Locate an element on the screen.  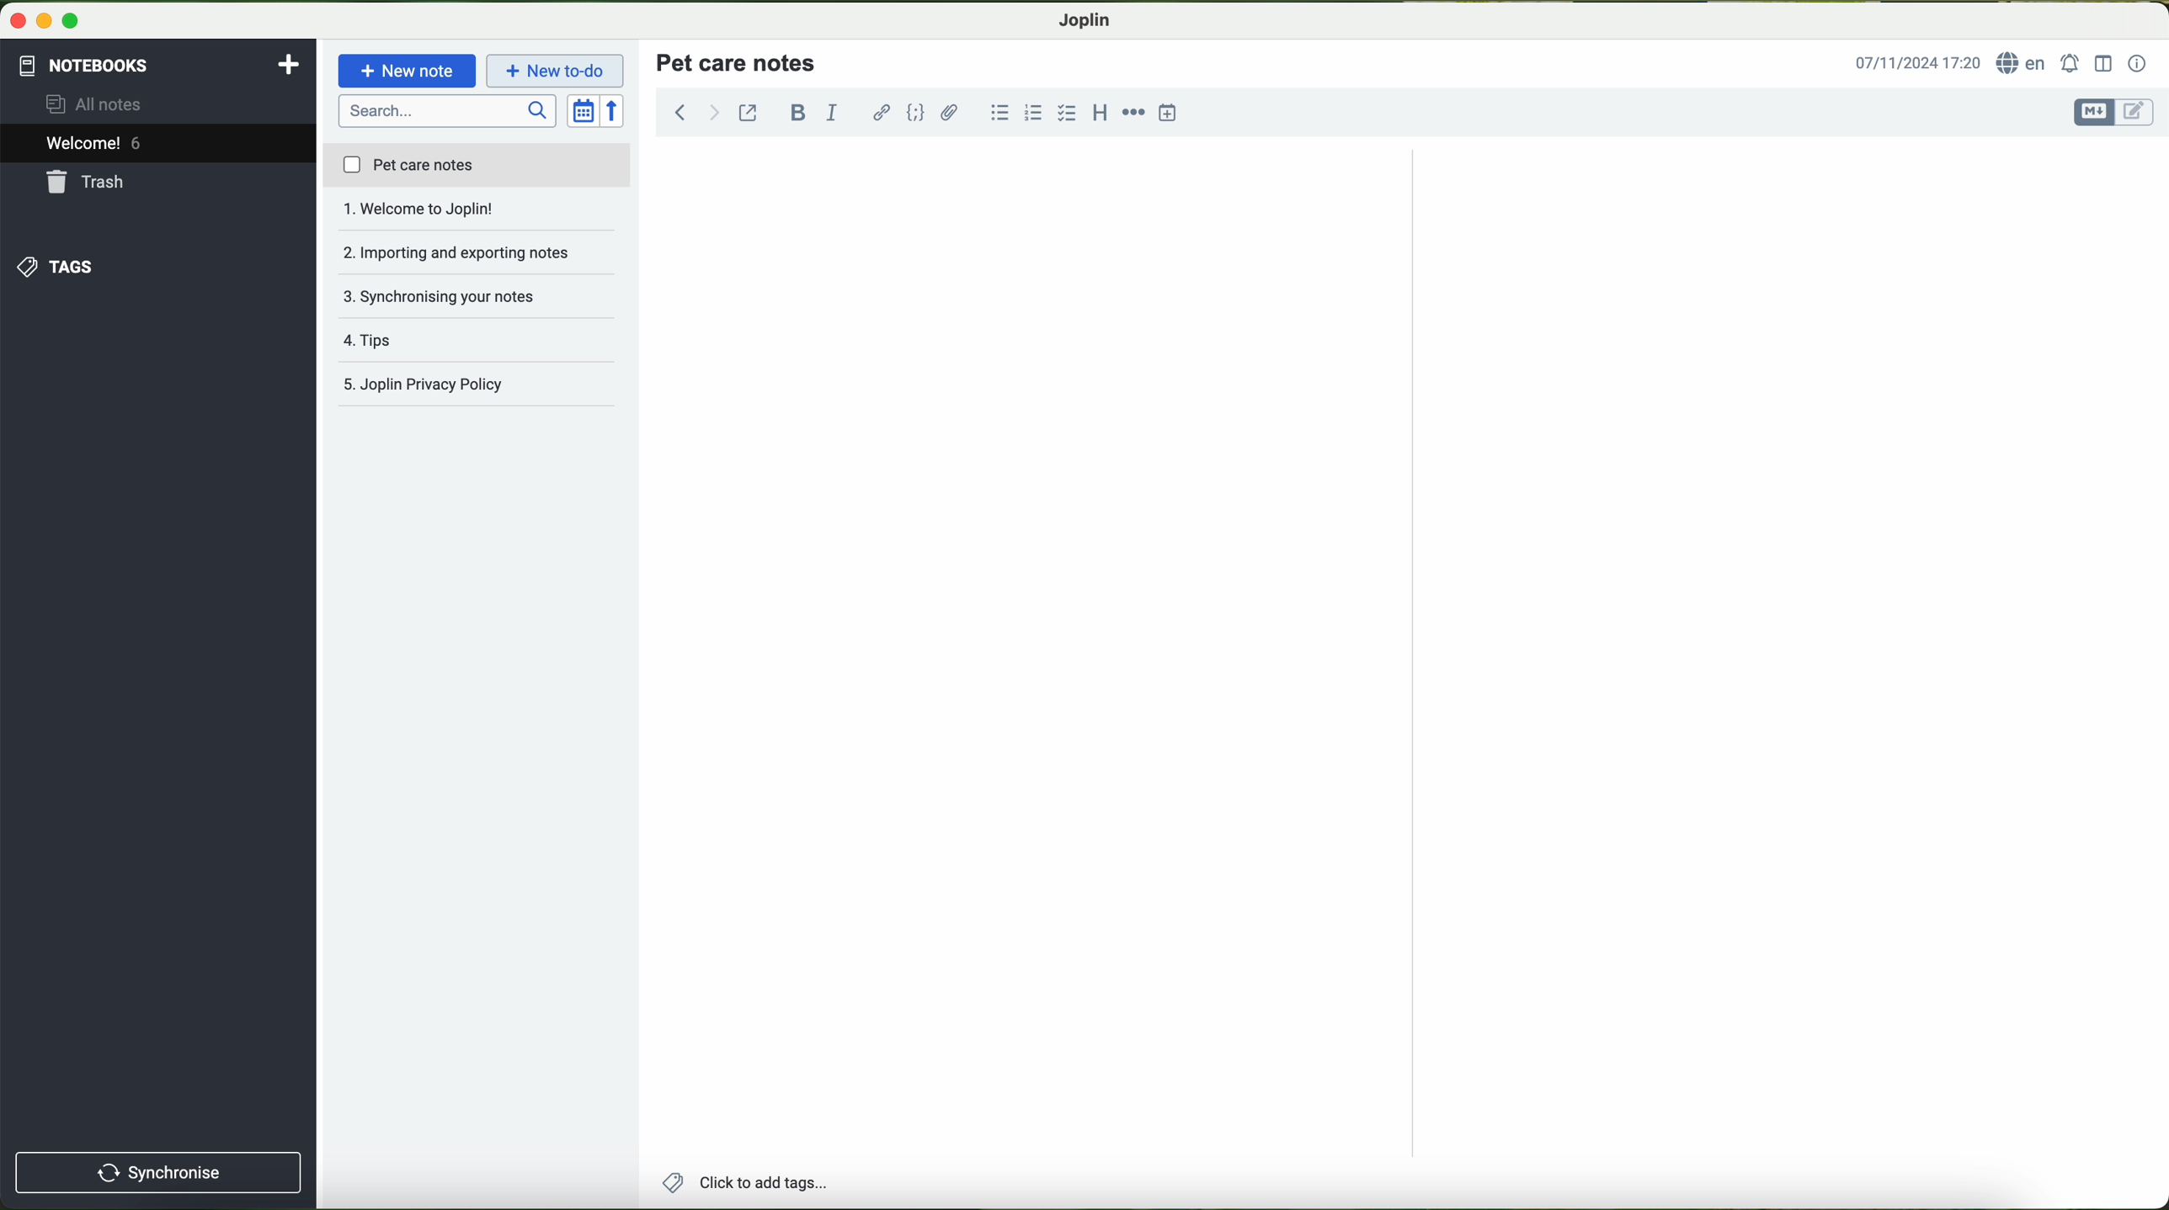
numbered list is located at coordinates (1031, 113).